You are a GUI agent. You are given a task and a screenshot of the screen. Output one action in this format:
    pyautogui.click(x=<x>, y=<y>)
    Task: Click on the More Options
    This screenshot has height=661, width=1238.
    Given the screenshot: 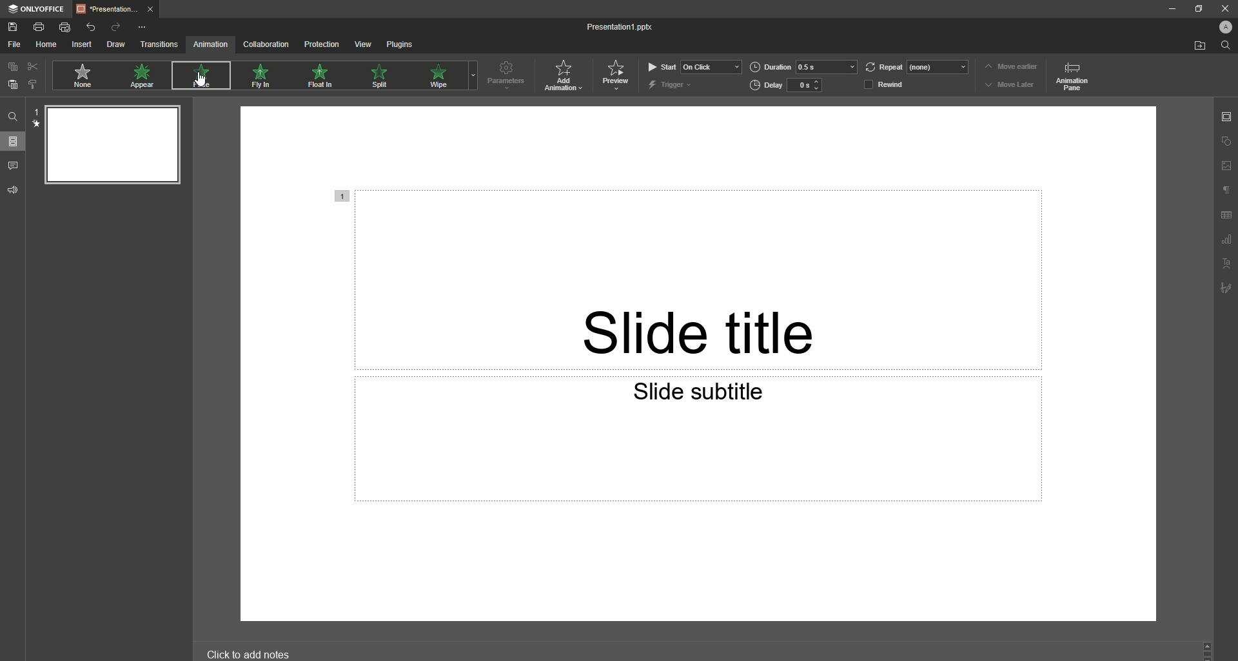 What is the action you would take?
    pyautogui.click(x=141, y=27)
    